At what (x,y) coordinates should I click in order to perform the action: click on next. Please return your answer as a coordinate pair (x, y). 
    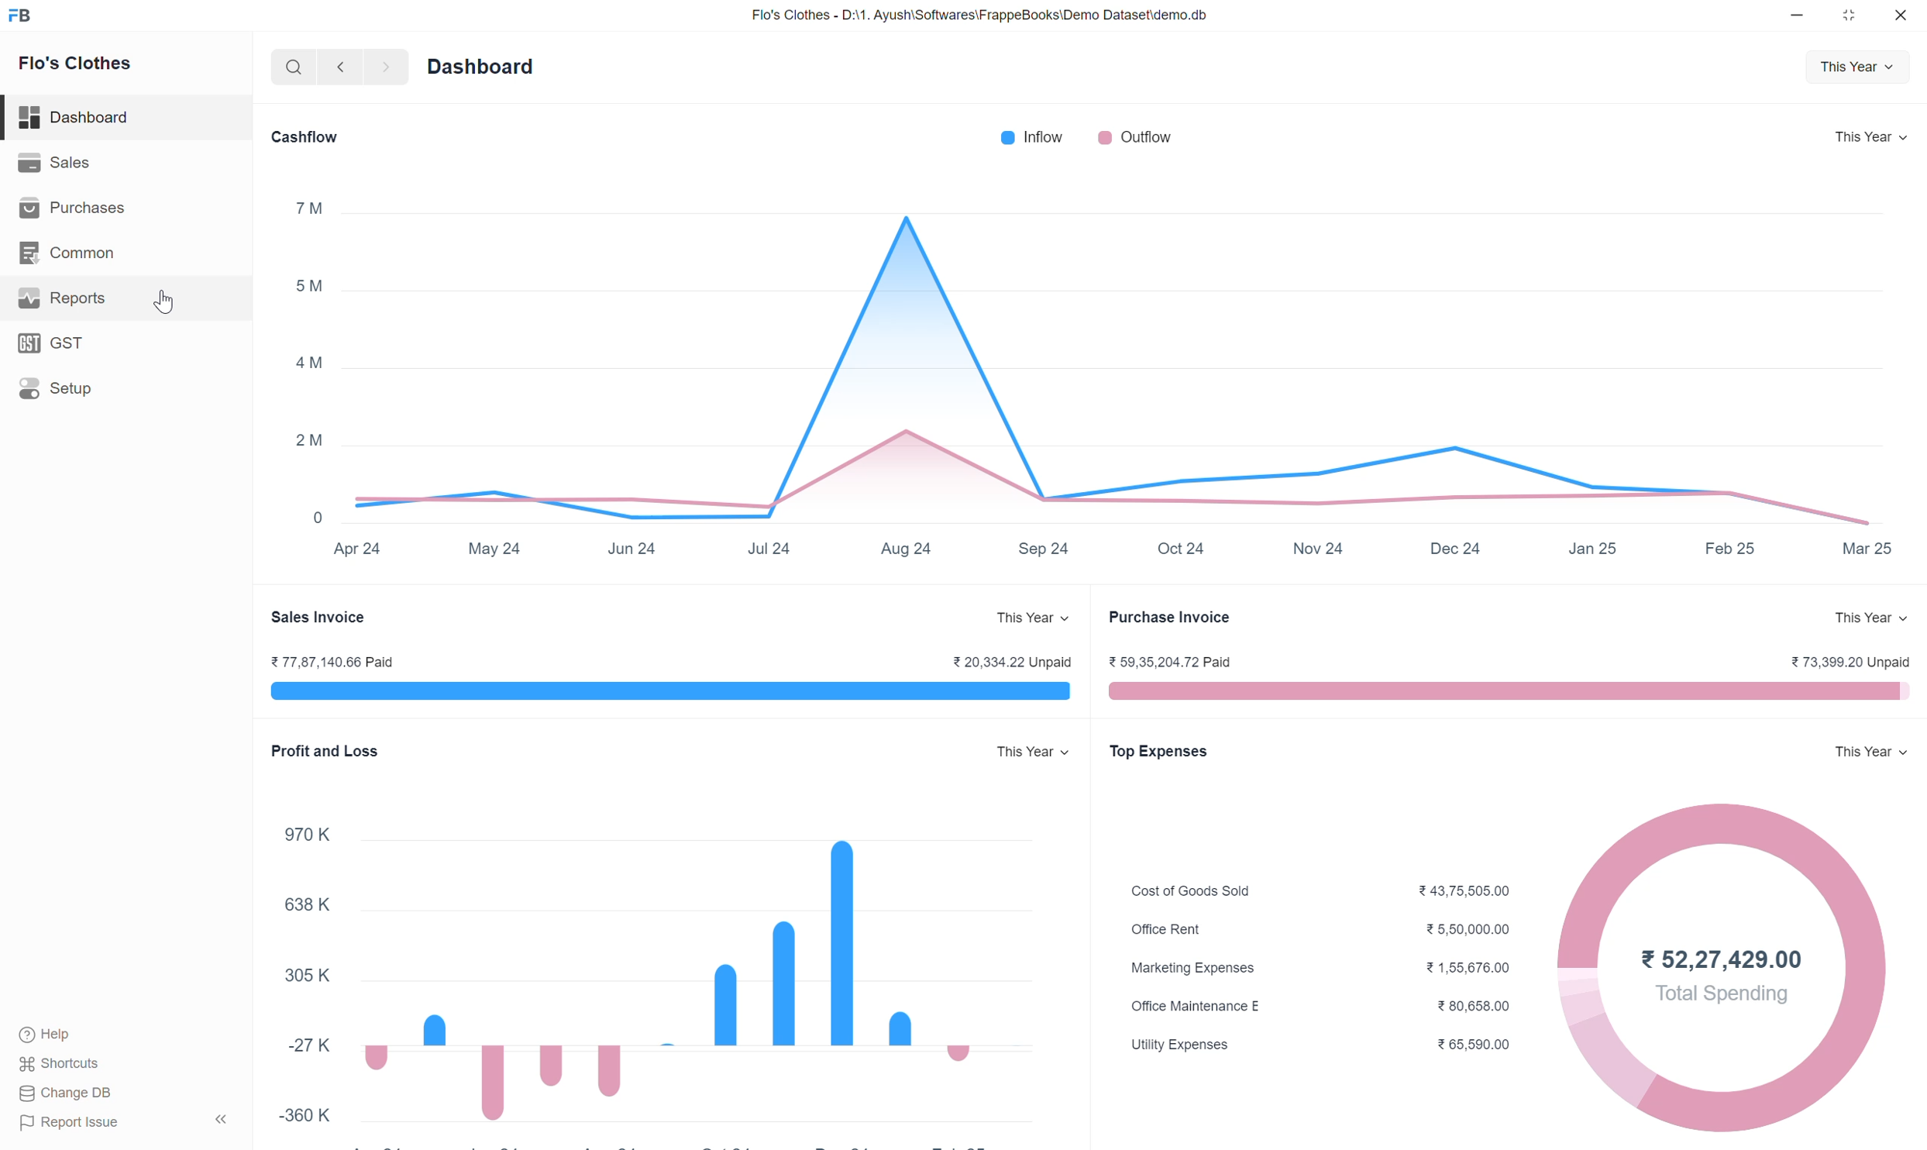
    Looking at the image, I should click on (391, 67).